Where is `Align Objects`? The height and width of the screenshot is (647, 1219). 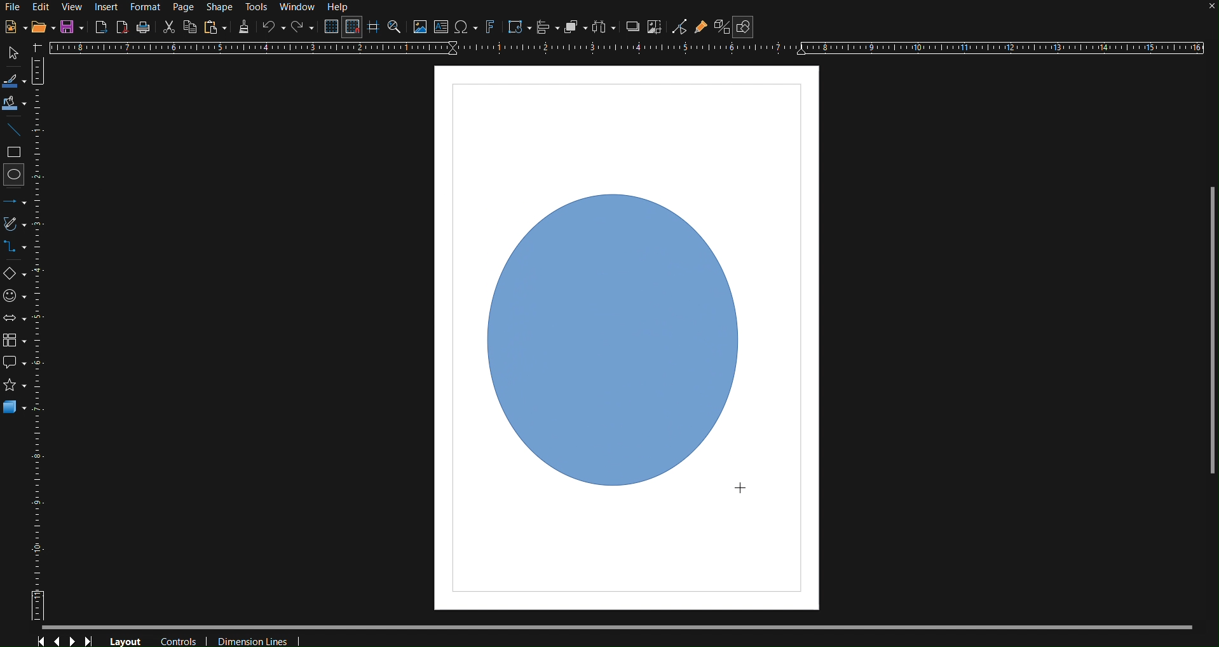
Align Objects is located at coordinates (547, 28).